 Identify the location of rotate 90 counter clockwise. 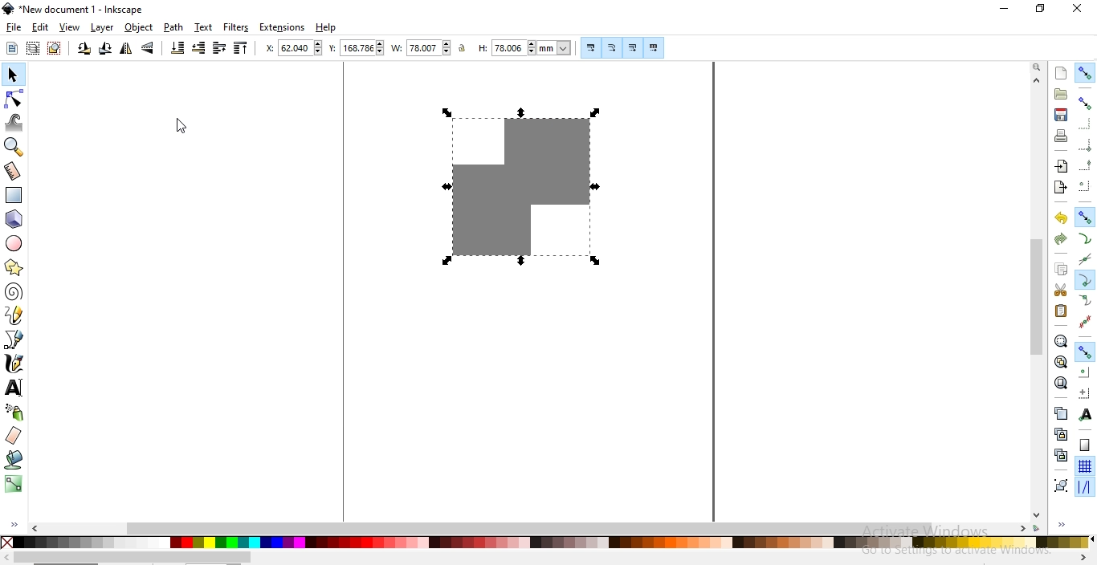
(84, 50).